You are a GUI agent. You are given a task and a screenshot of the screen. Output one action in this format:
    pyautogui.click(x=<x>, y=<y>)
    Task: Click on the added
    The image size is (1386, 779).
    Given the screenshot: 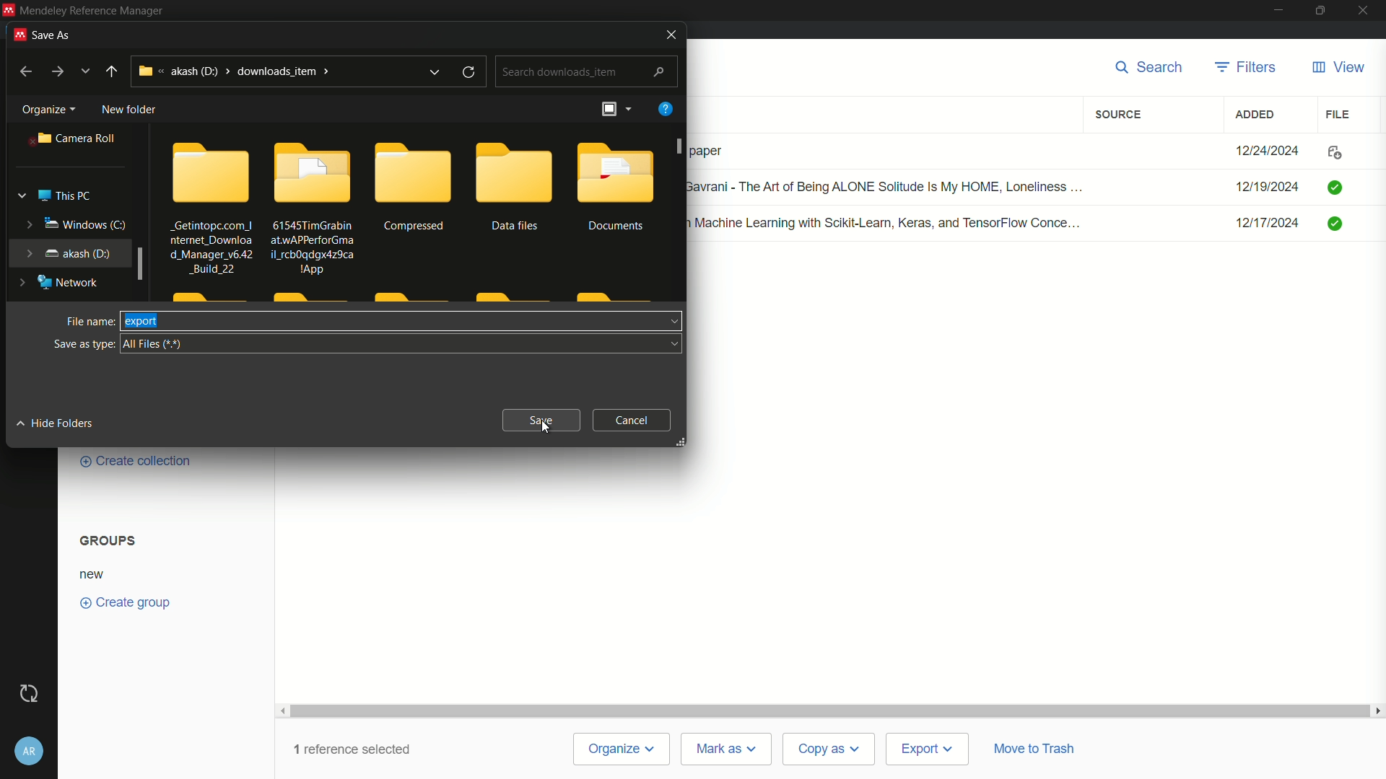 What is the action you would take?
    pyautogui.click(x=1256, y=115)
    